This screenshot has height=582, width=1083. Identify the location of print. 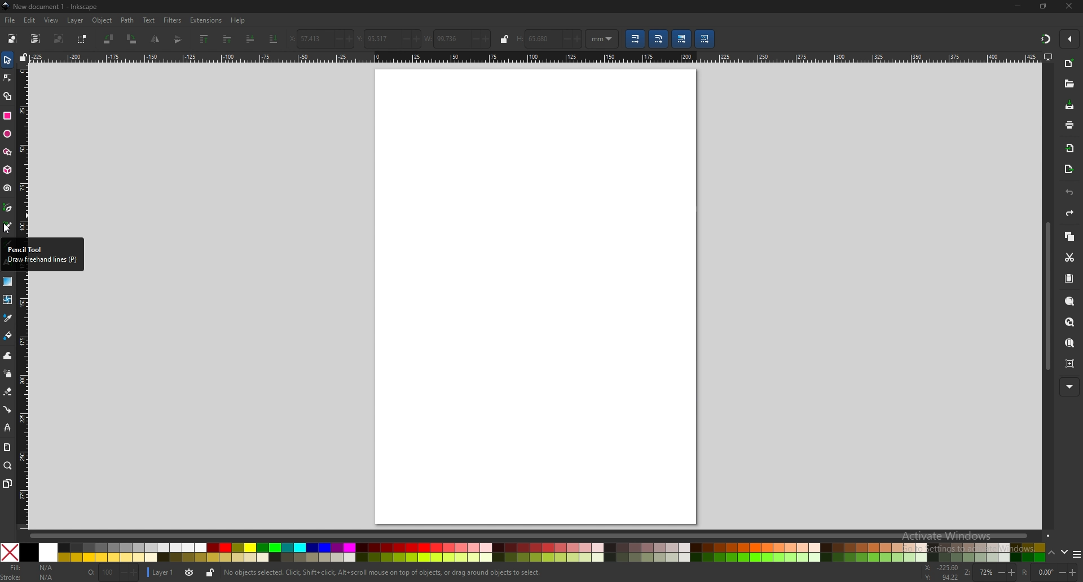
(1068, 125).